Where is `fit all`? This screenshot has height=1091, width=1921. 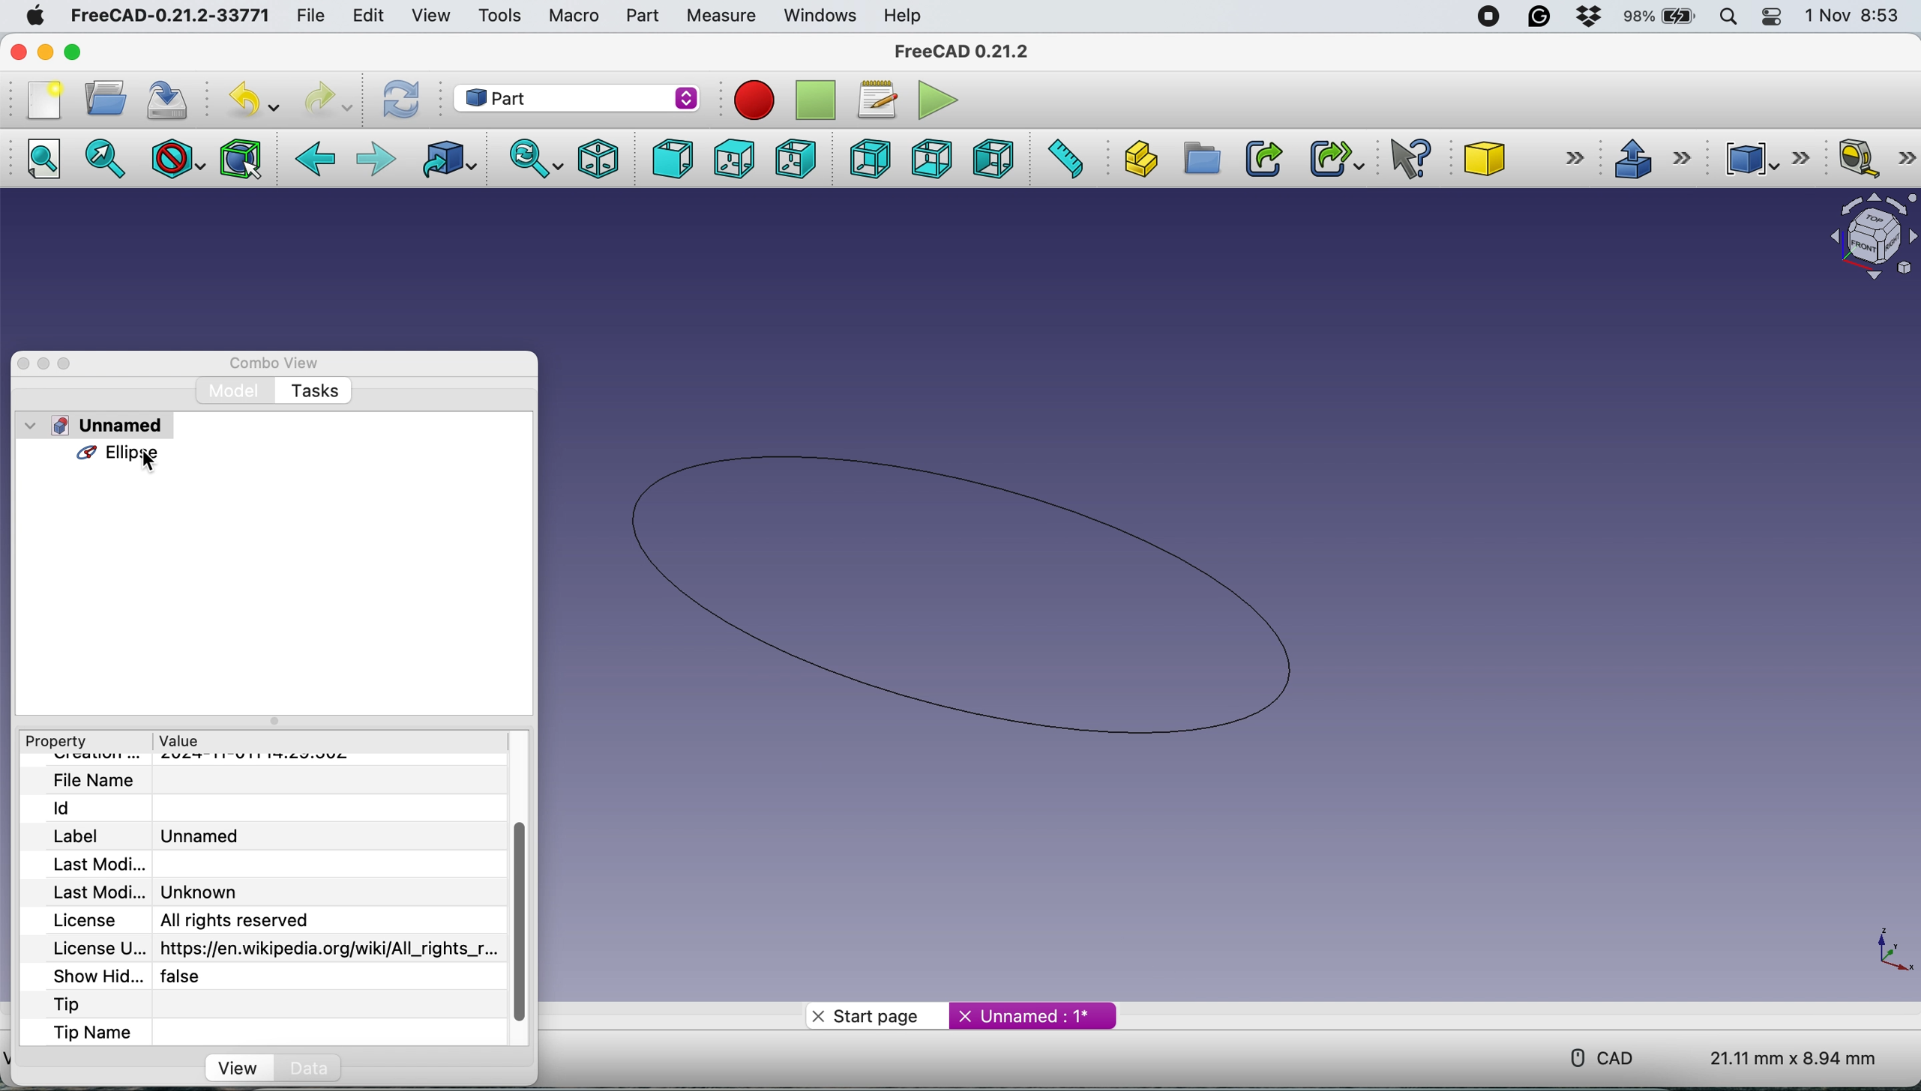
fit all is located at coordinates (52, 158).